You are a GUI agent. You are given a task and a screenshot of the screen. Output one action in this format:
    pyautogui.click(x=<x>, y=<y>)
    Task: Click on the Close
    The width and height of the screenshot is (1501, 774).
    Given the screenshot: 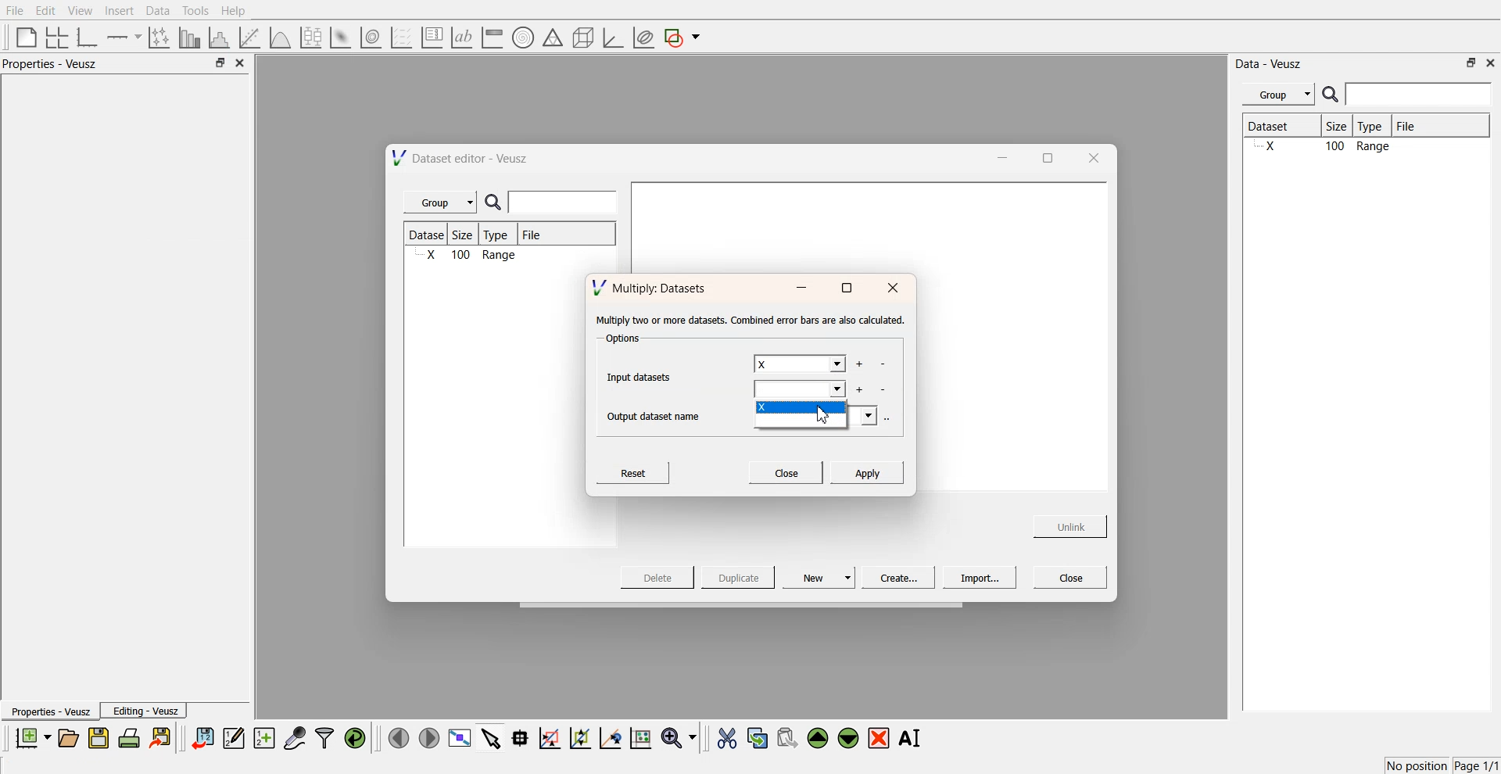 What is the action you would take?
    pyautogui.click(x=1071, y=576)
    